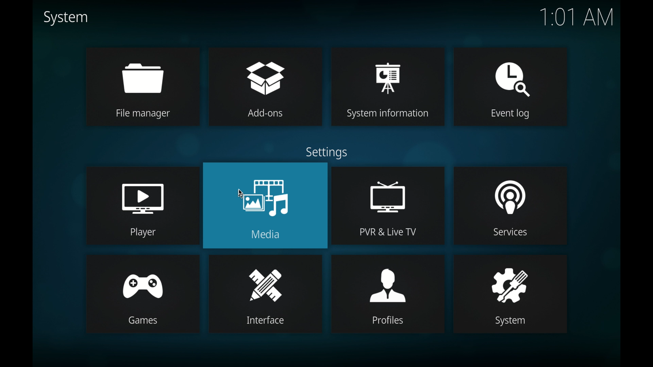 Image resolution: width=653 pixels, height=367 pixels. What do you see at coordinates (142, 72) in the screenshot?
I see `file manager` at bounding box center [142, 72].